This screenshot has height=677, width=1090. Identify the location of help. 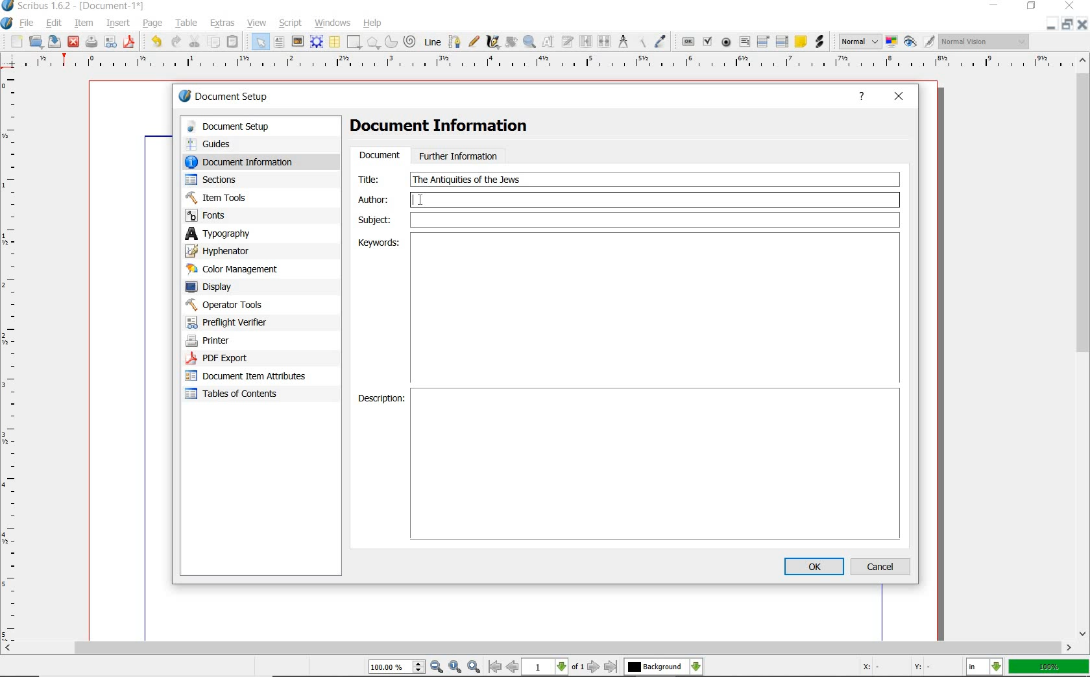
(862, 98).